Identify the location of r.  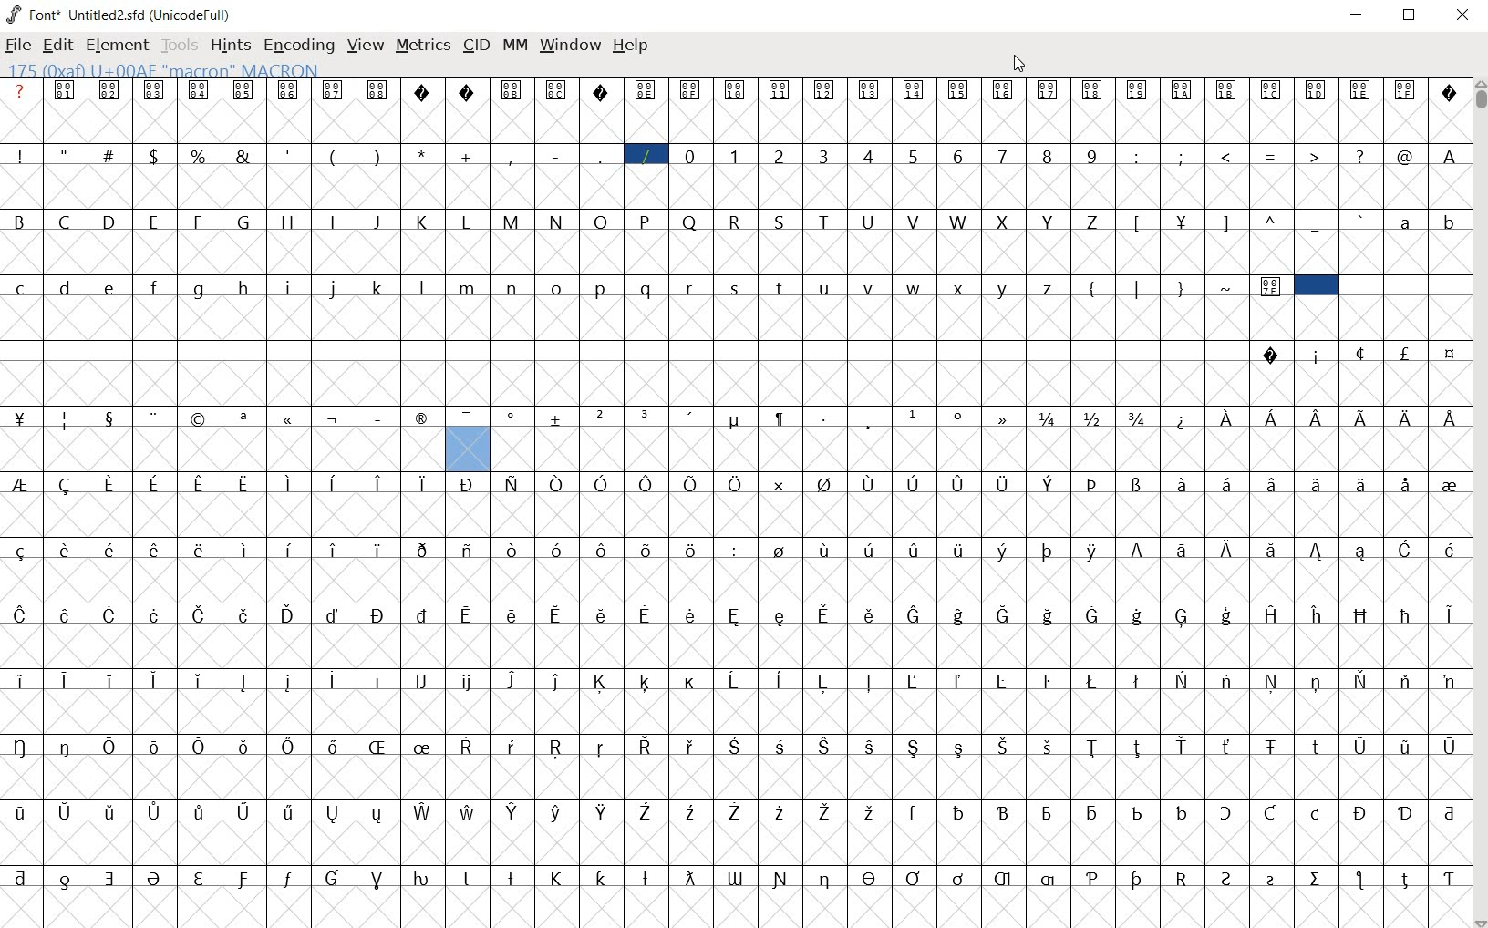
(691, 285).